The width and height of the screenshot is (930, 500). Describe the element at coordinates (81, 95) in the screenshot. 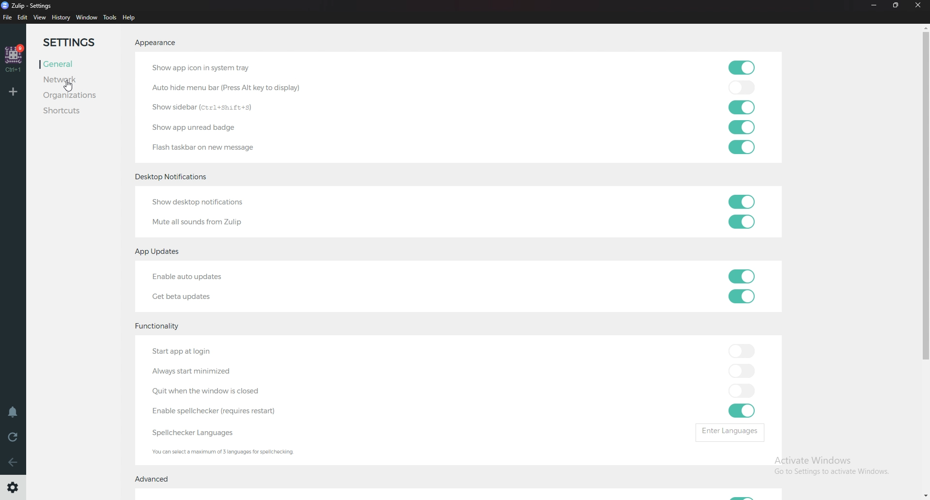

I see `Organizations` at that location.